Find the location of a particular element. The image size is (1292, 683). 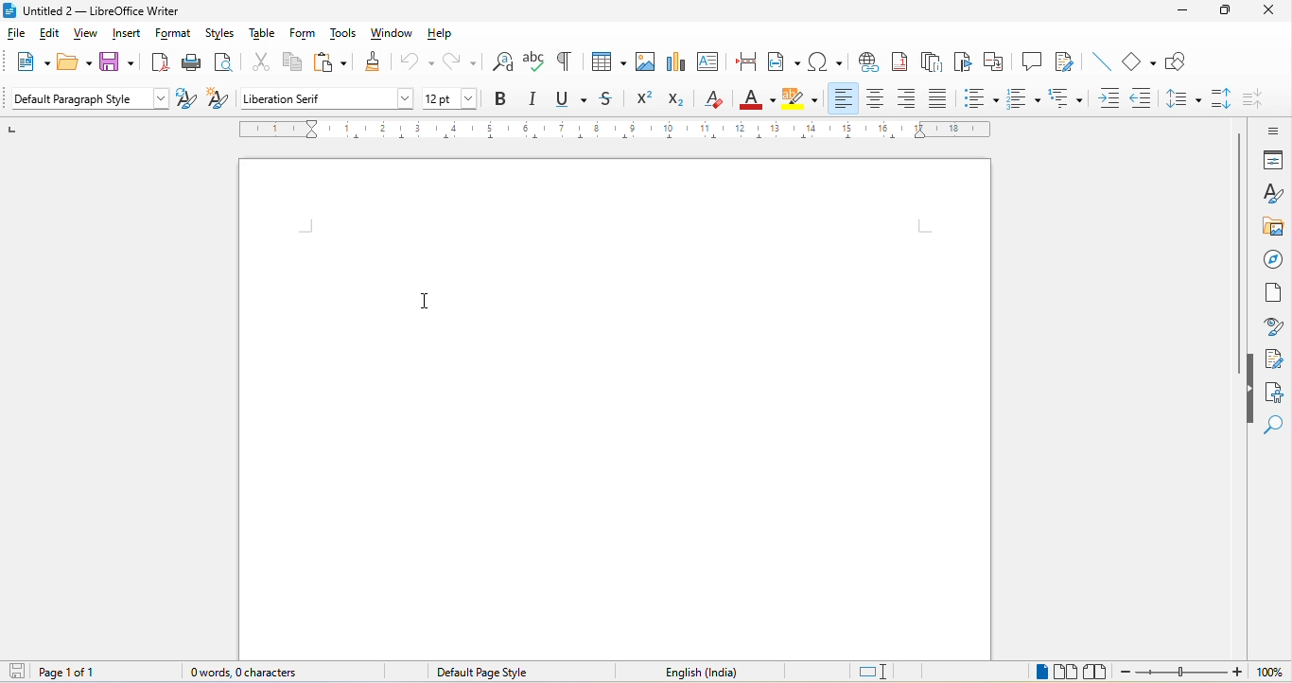

default page style is located at coordinates (494, 673).